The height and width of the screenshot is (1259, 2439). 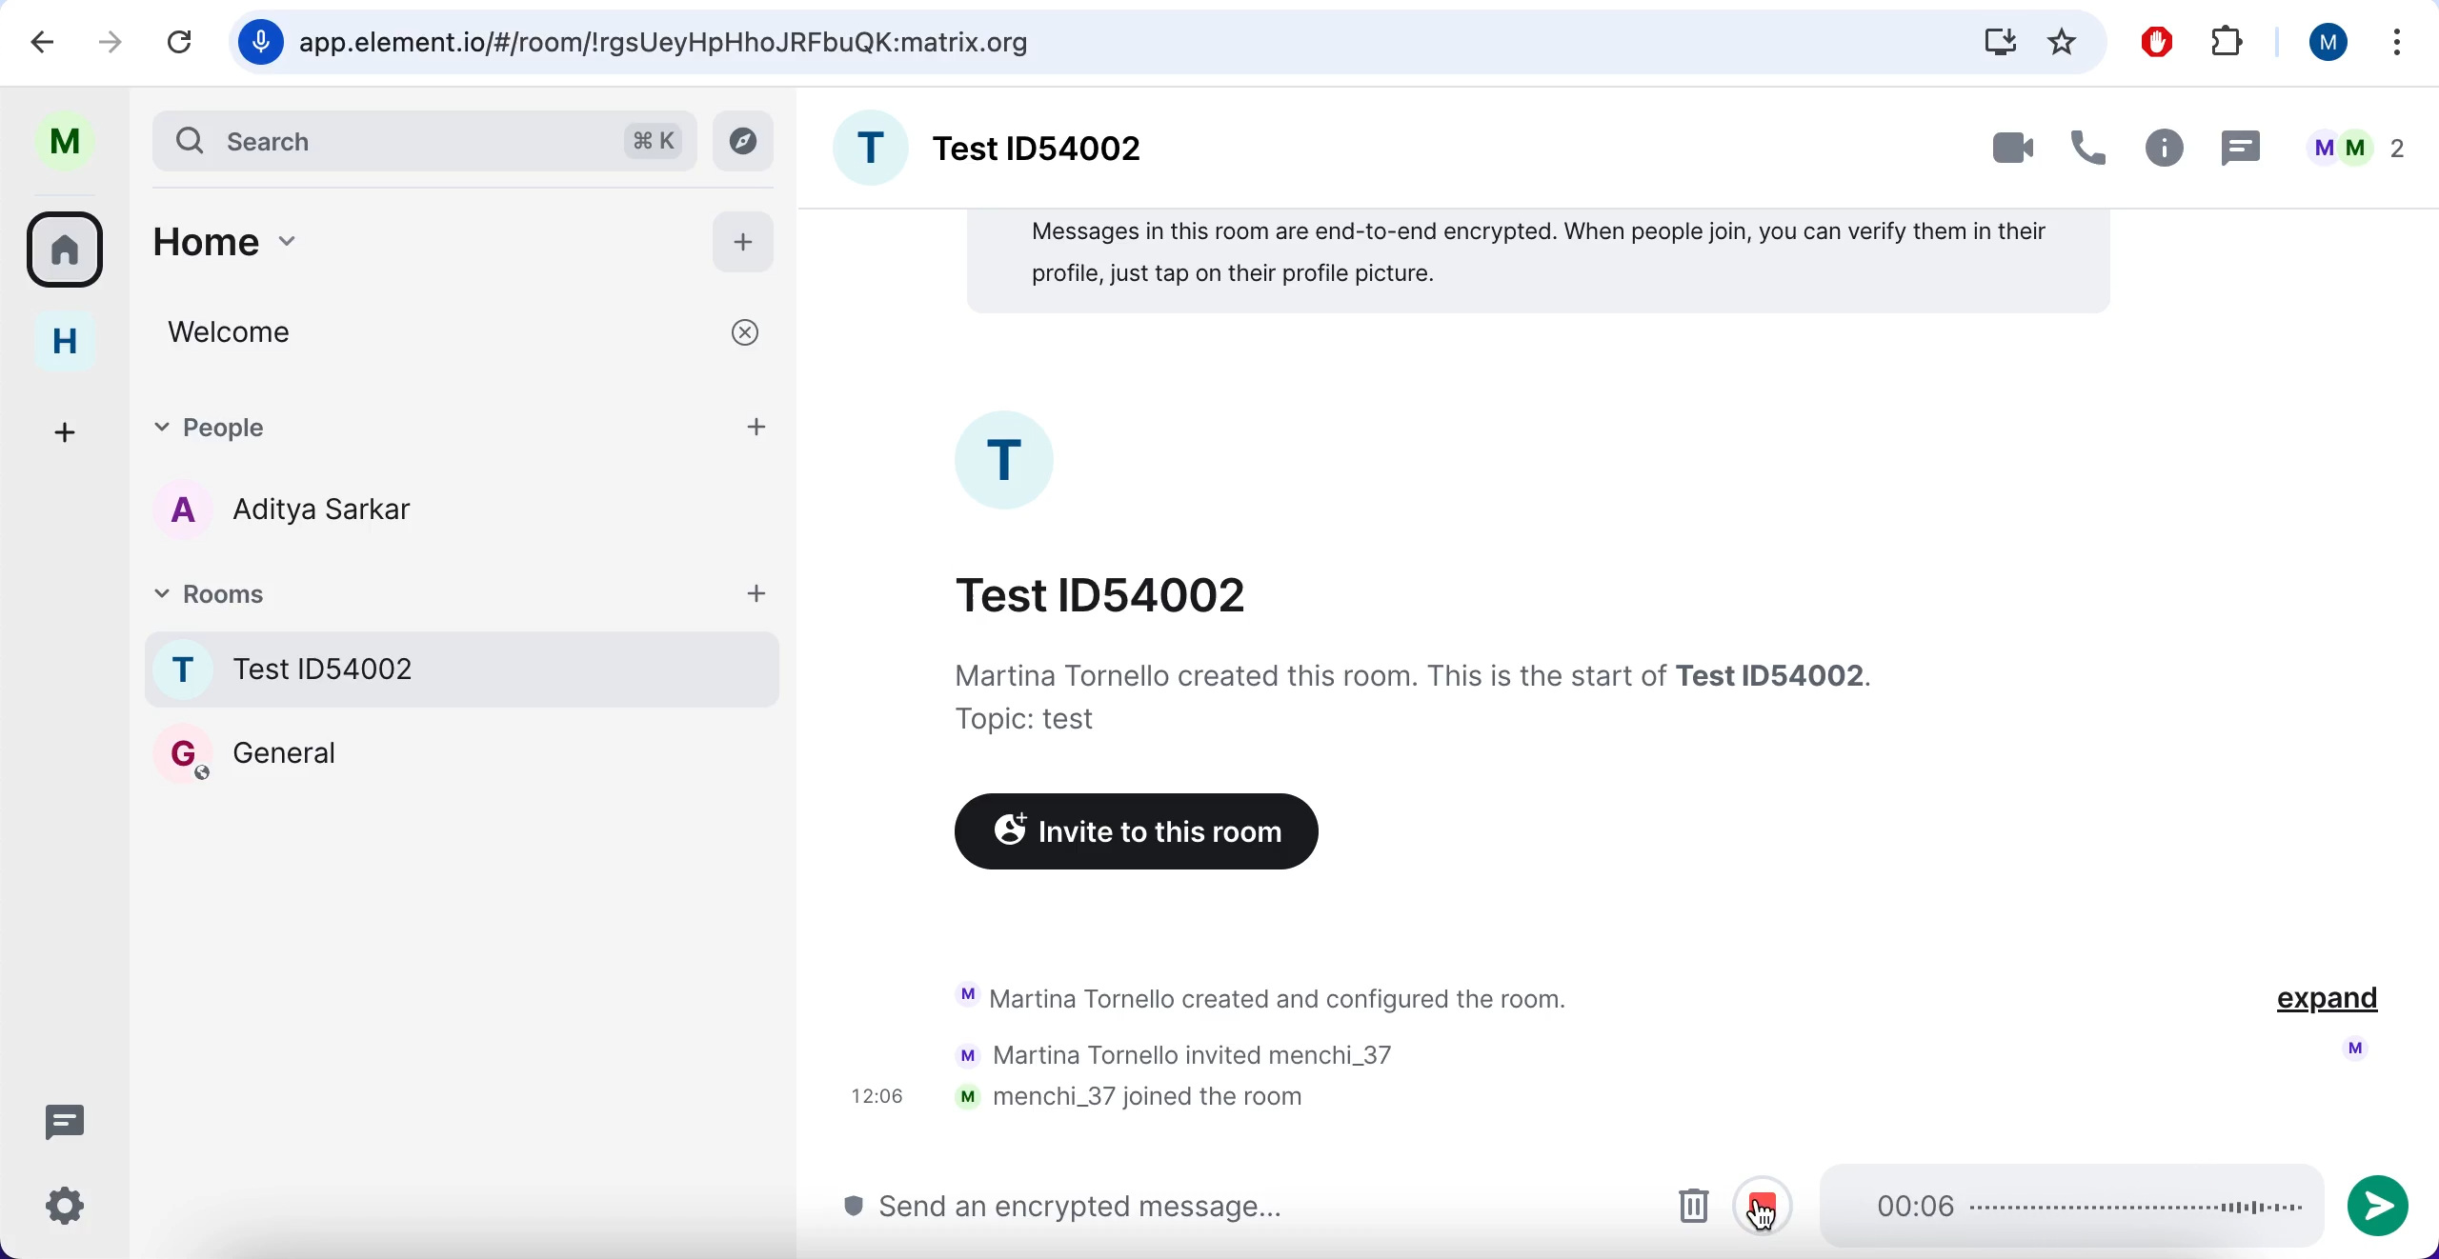 What do you see at coordinates (2064, 41) in the screenshot?
I see `favorites` at bounding box center [2064, 41].